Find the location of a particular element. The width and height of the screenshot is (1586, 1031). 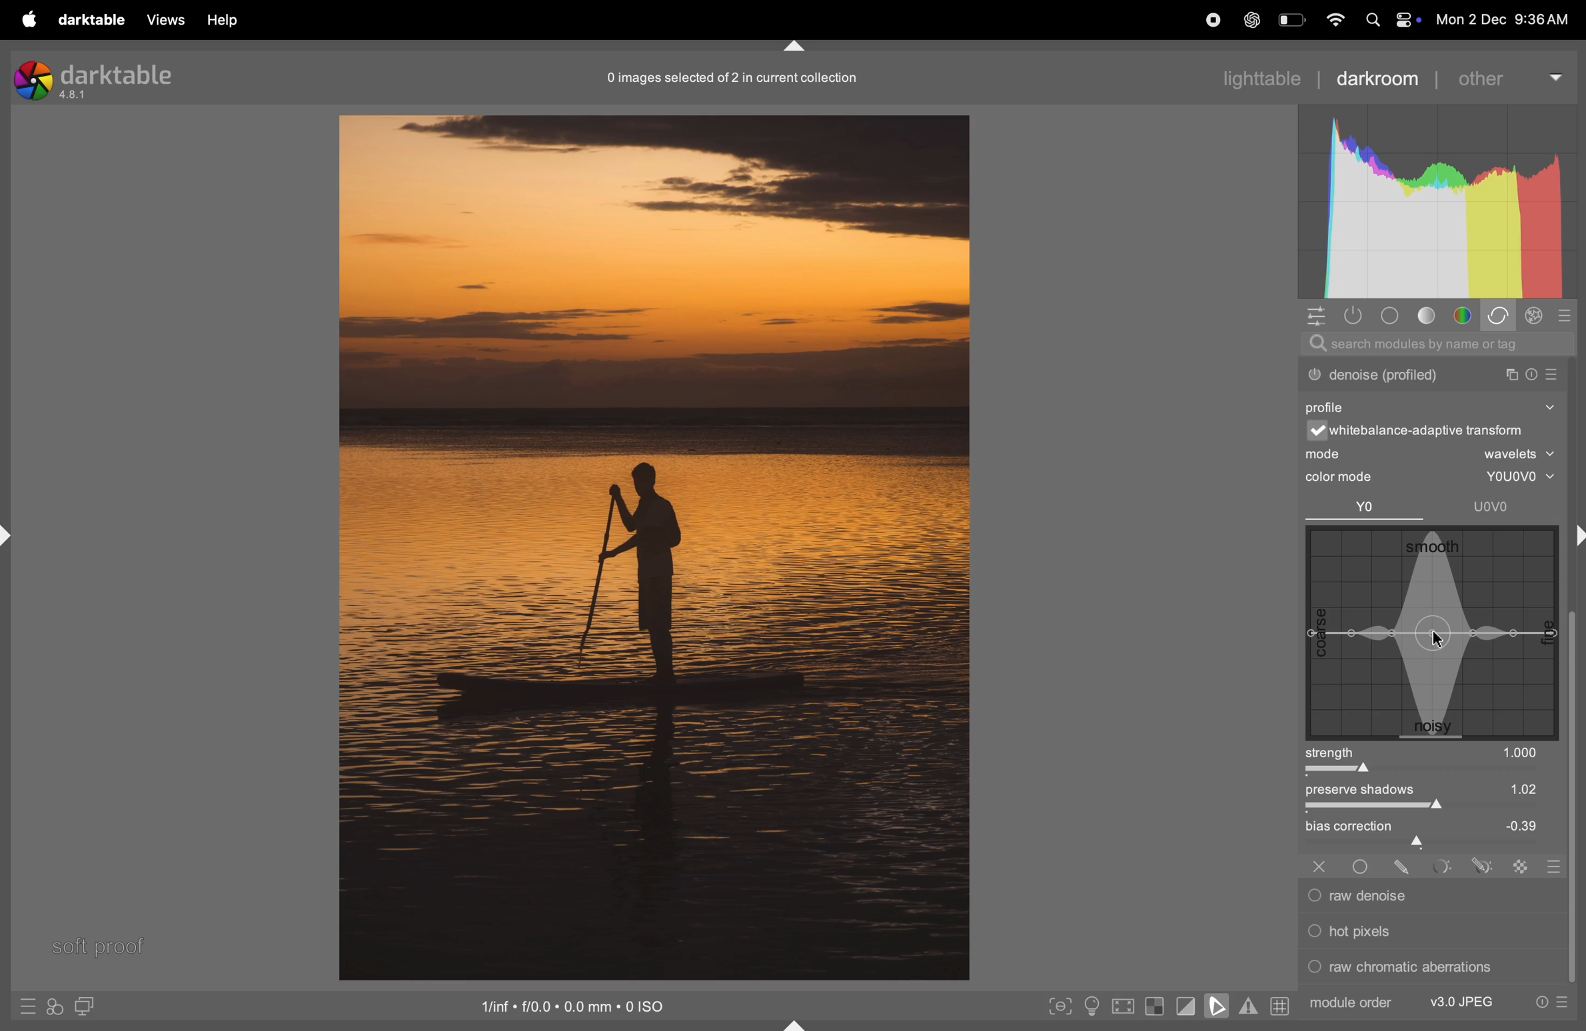

sign is located at coordinates (1537, 318).